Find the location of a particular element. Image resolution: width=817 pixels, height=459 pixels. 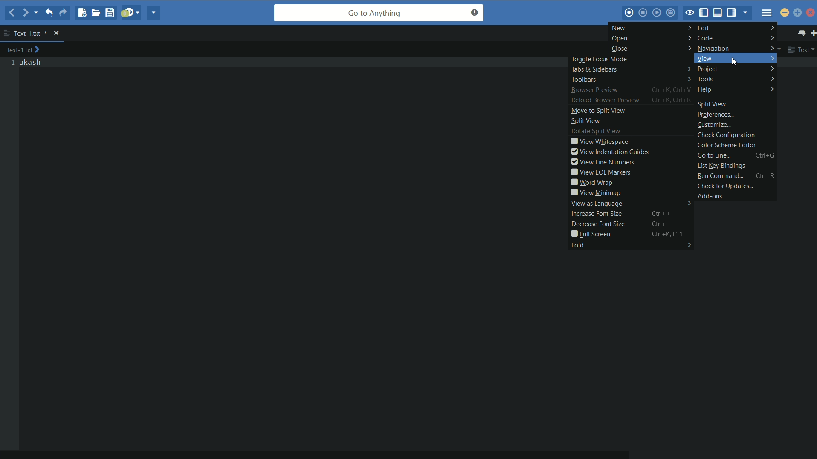

Close is located at coordinates (811, 12).